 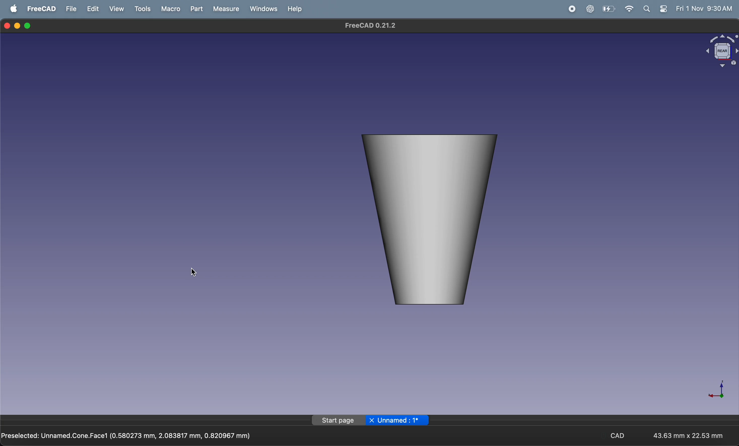 What do you see at coordinates (609, 9) in the screenshot?
I see `battery` at bounding box center [609, 9].